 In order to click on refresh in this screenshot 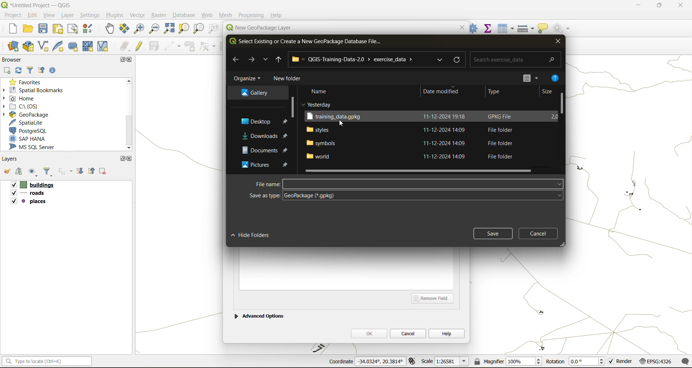, I will do `click(458, 59)`.